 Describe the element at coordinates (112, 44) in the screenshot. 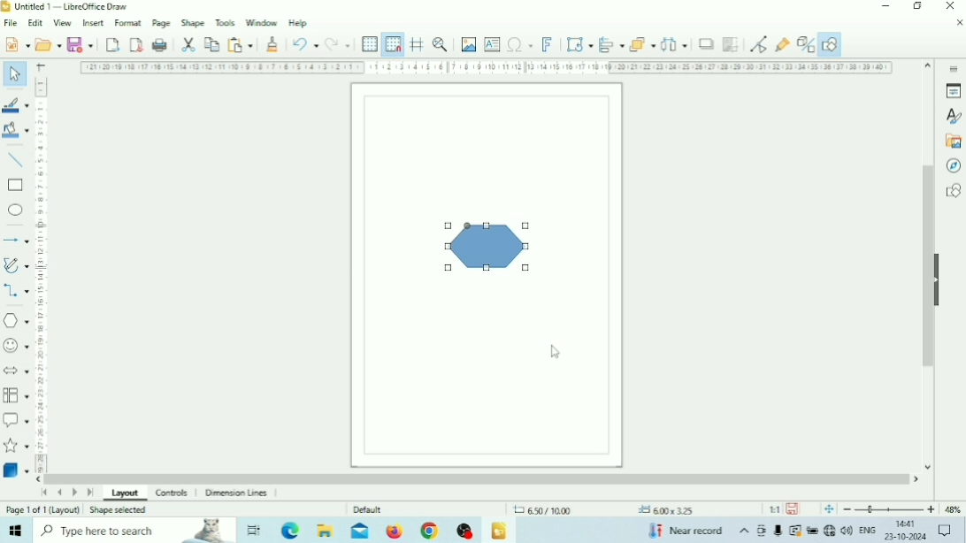

I see `Export` at that location.